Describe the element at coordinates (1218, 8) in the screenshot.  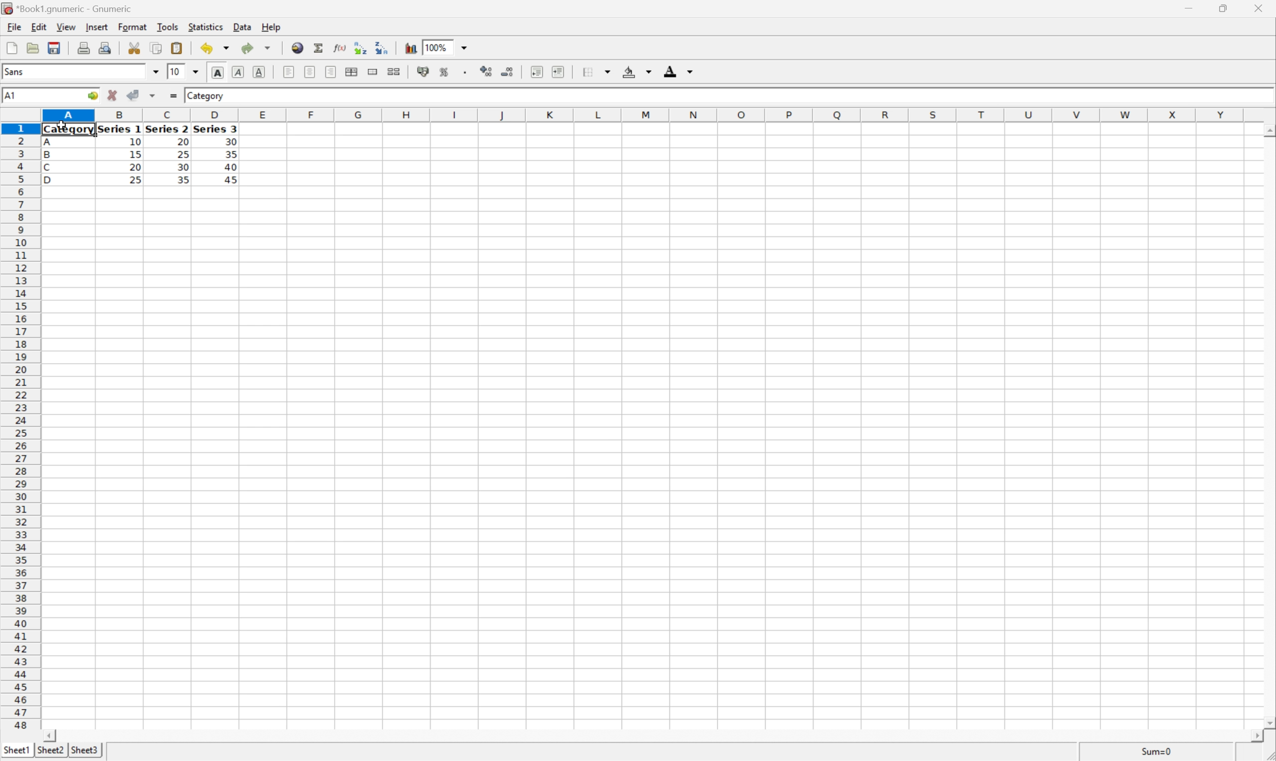
I see `Restore Down` at that location.